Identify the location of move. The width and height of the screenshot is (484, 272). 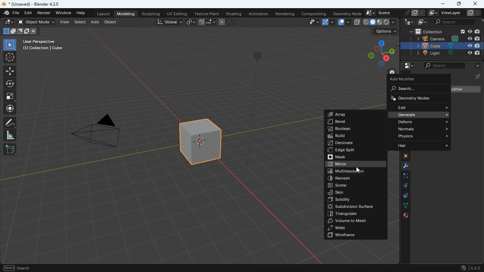
(10, 71).